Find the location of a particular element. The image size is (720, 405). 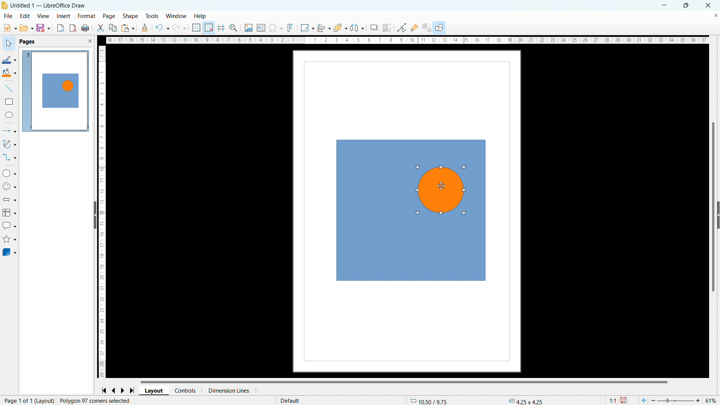

page is located at coordinates (109, 16).